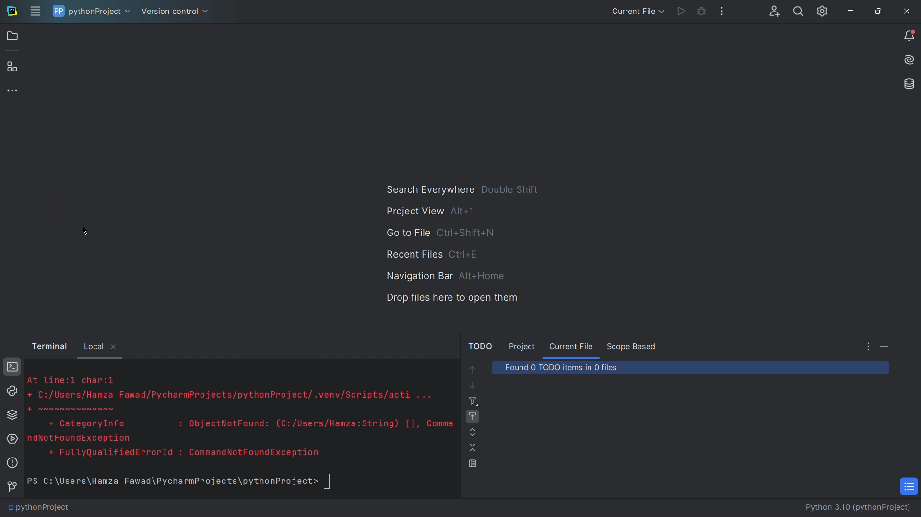  What do you see at coordinates (681, 9) in the screenshot?
I see `Run` at bounding box center [681, 9].